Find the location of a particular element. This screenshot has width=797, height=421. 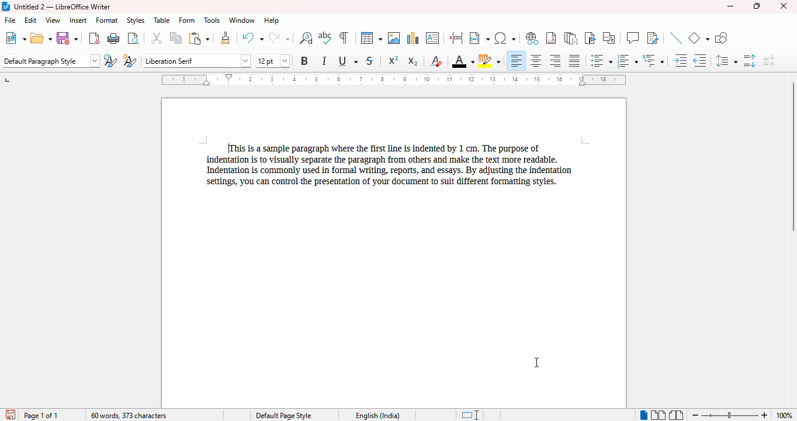

font size is located at coordinates (273, 61).